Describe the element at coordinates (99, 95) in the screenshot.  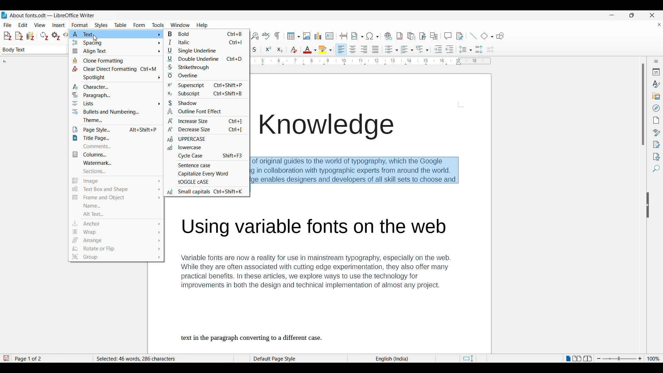
I see `paragraph` at that location.